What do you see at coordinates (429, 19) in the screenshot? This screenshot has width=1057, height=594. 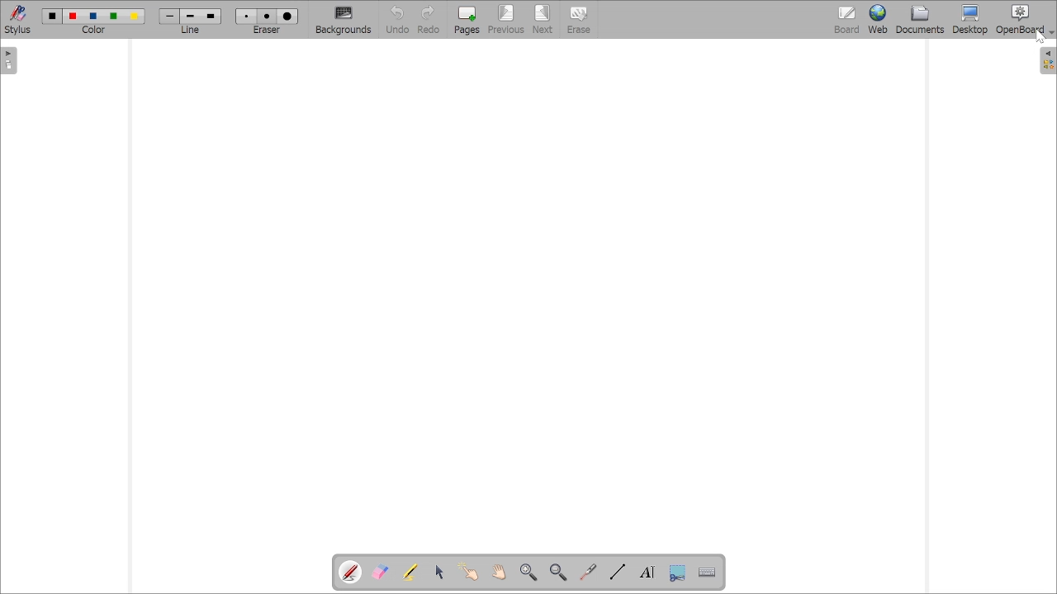 I see `Redo` at bounding box center [429, 19].